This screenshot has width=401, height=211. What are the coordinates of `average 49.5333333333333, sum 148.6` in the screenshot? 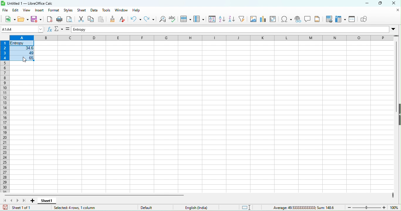 It's located at (303, 208).